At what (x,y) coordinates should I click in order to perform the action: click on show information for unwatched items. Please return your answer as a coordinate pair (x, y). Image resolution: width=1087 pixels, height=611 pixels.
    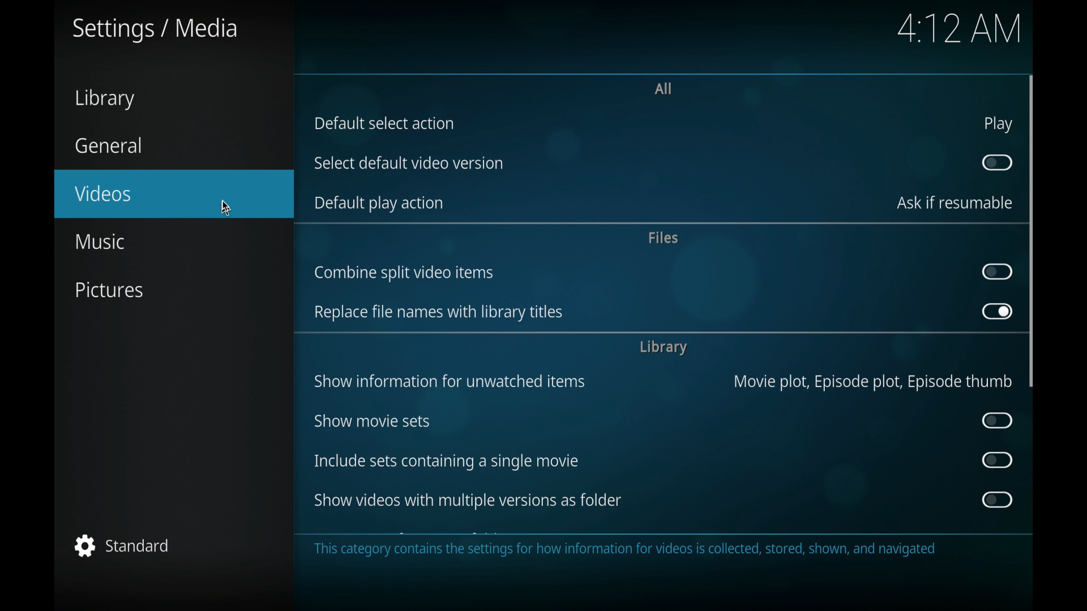
    Looking at the image, I should click on (448, 381).